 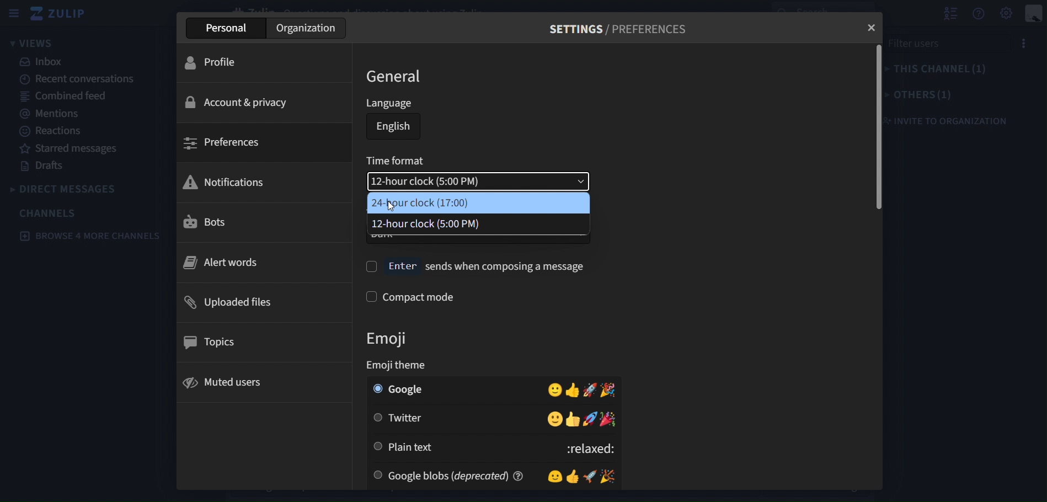 What do you see at coordinates (1035, 14) in the screenshot?
I see `personal menu` at bounding box center [1035, 14].